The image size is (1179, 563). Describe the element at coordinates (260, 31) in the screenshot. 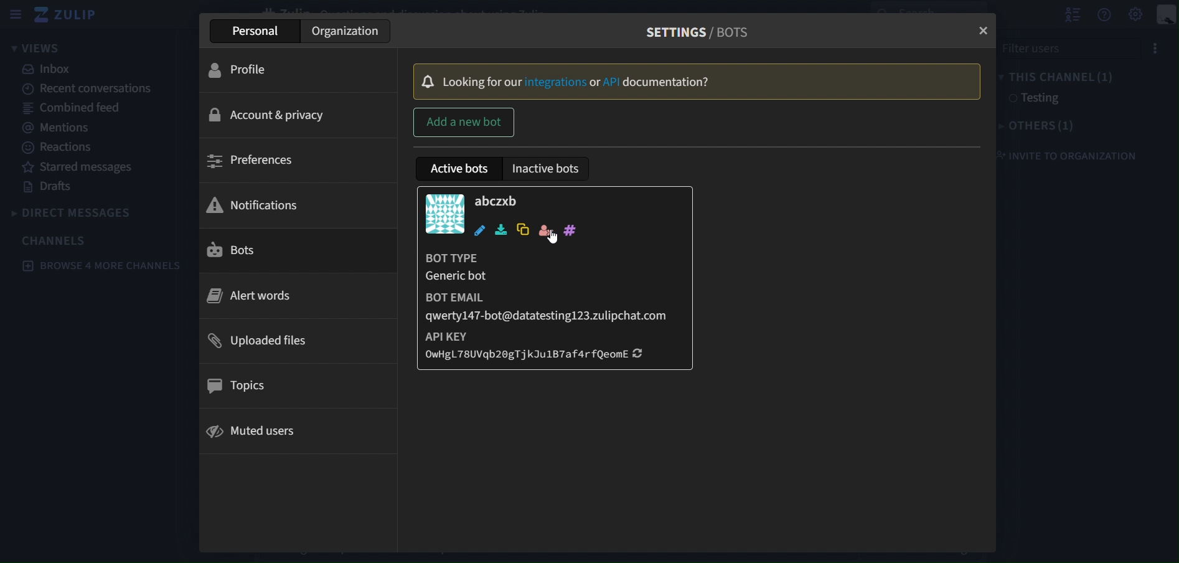

I see `personal` at that location.